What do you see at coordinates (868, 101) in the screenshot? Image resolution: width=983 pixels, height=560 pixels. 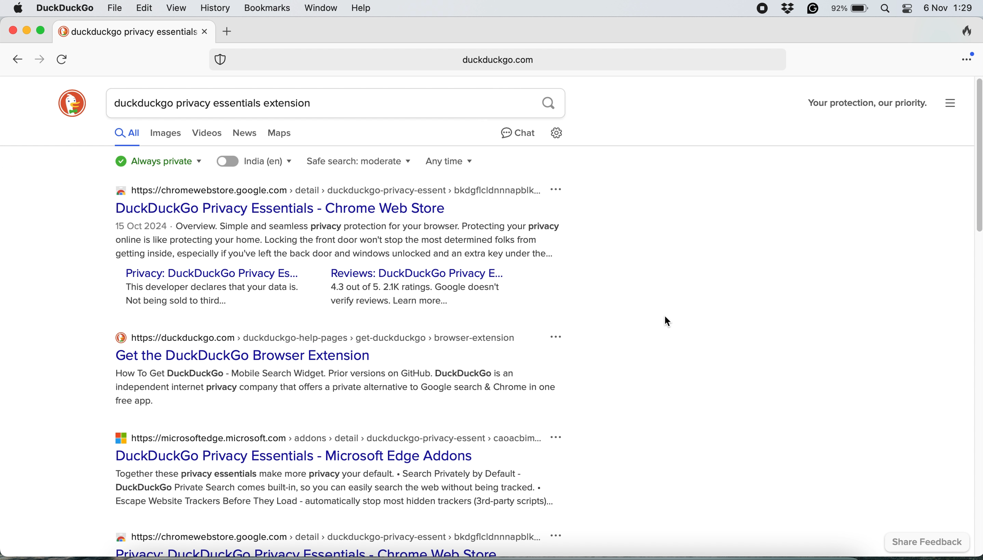 I see `Your protection, our priority.` at bounding box center [868, 101].